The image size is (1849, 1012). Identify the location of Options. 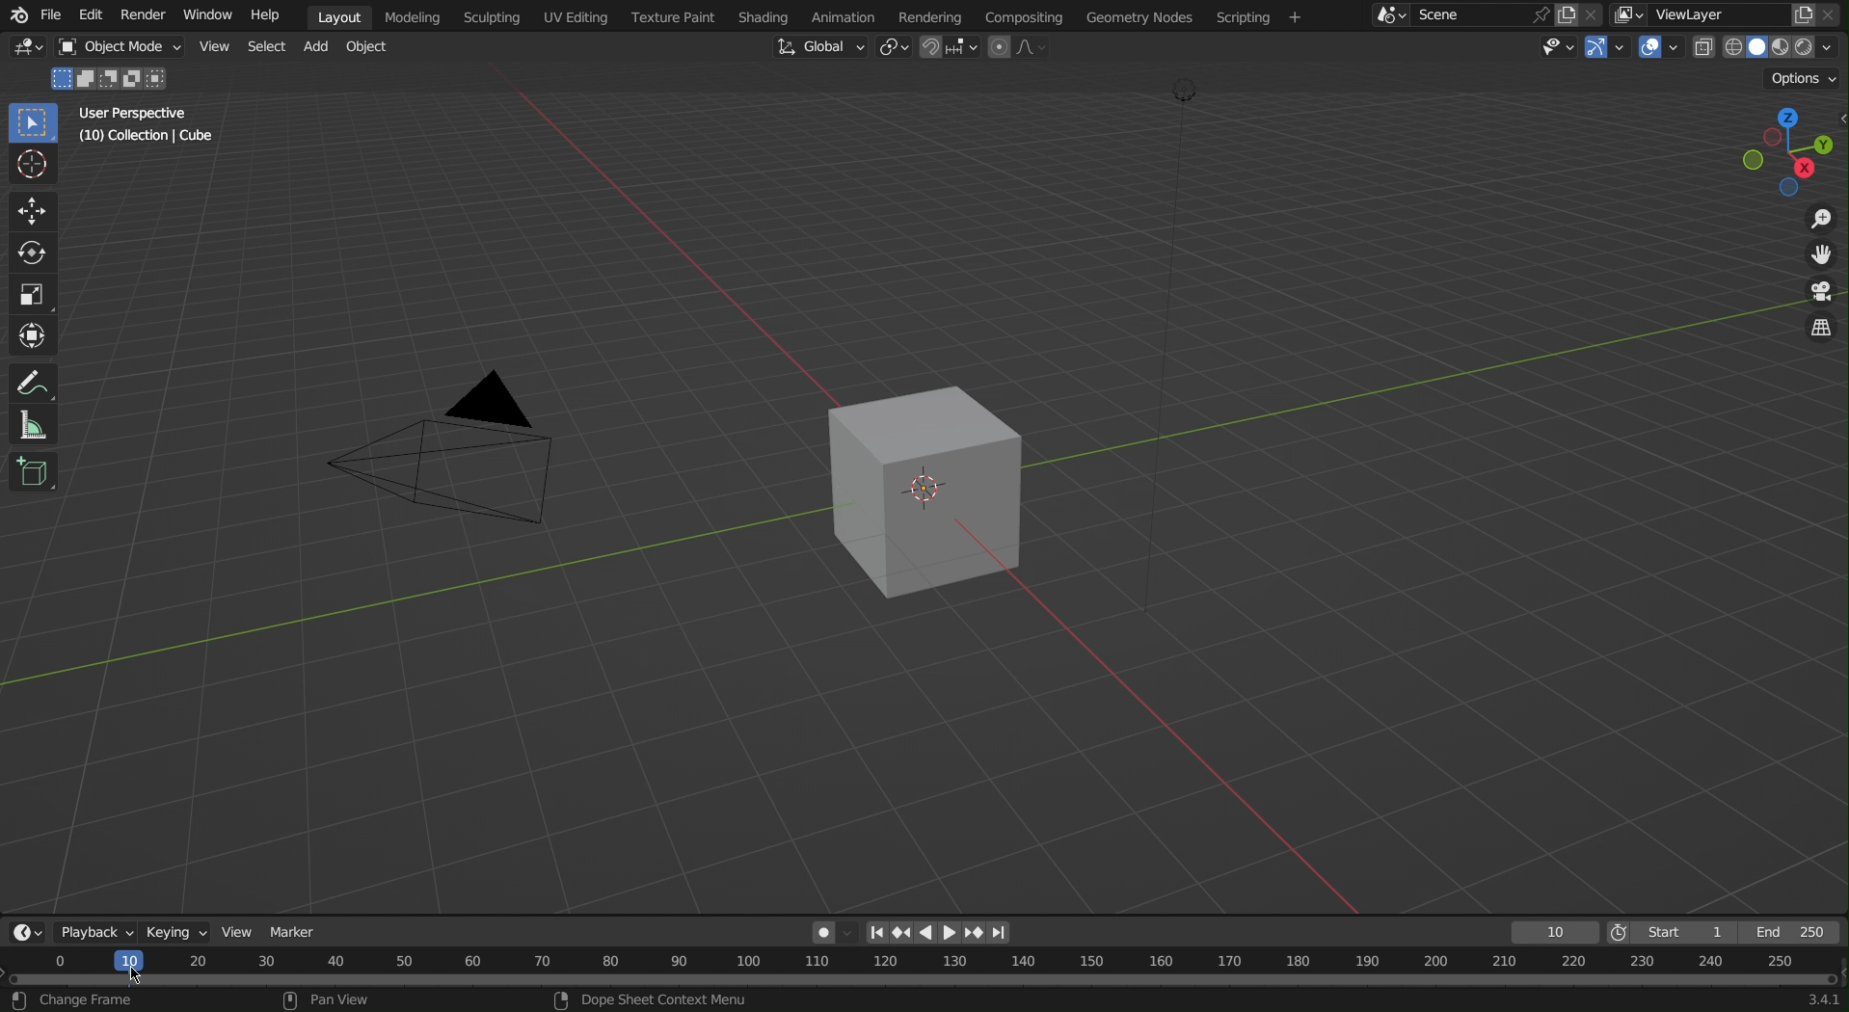
(1802, 80).